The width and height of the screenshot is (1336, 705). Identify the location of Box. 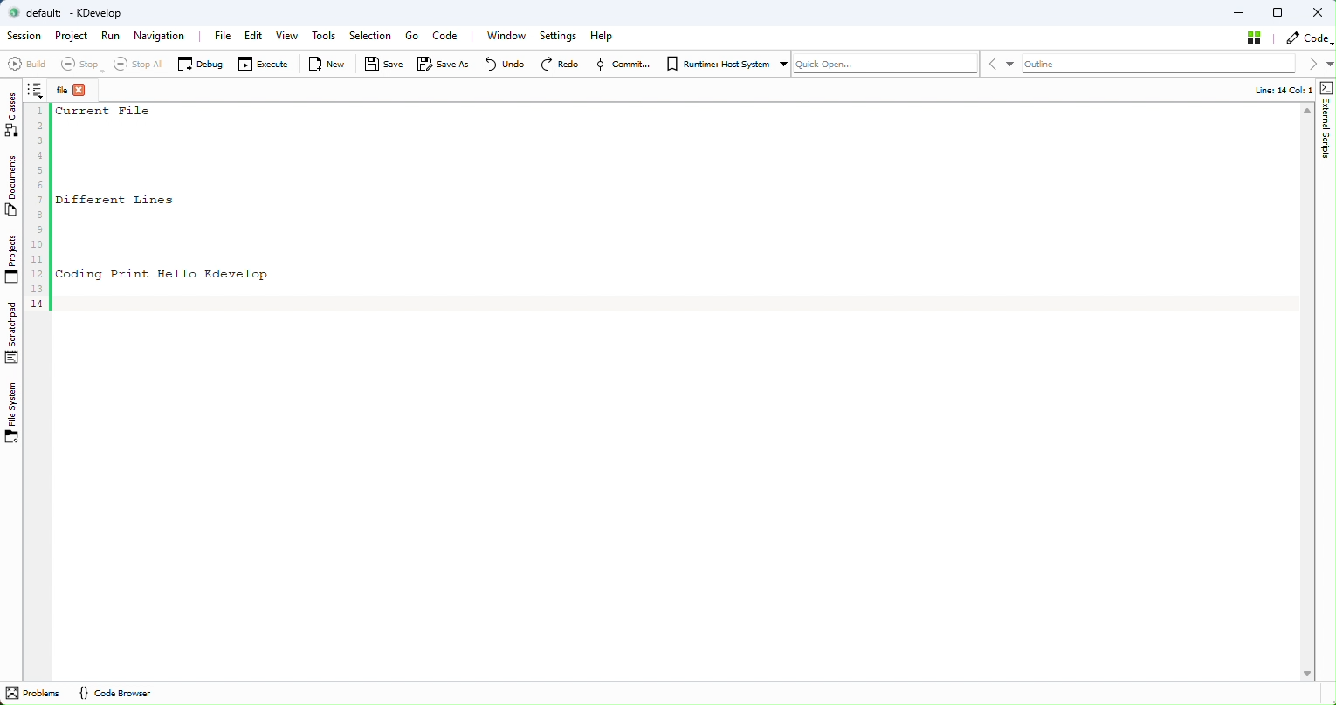
(1280, 12).